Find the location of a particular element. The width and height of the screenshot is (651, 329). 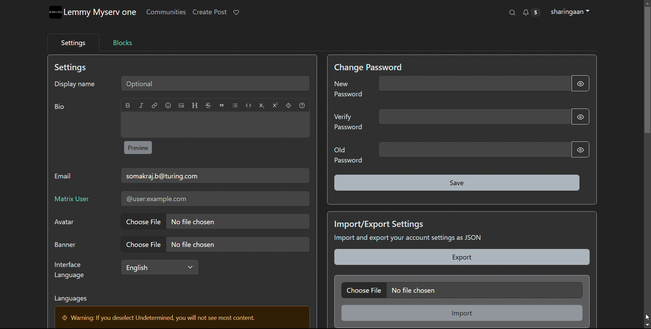

bold is located at coordinates (129, 105).